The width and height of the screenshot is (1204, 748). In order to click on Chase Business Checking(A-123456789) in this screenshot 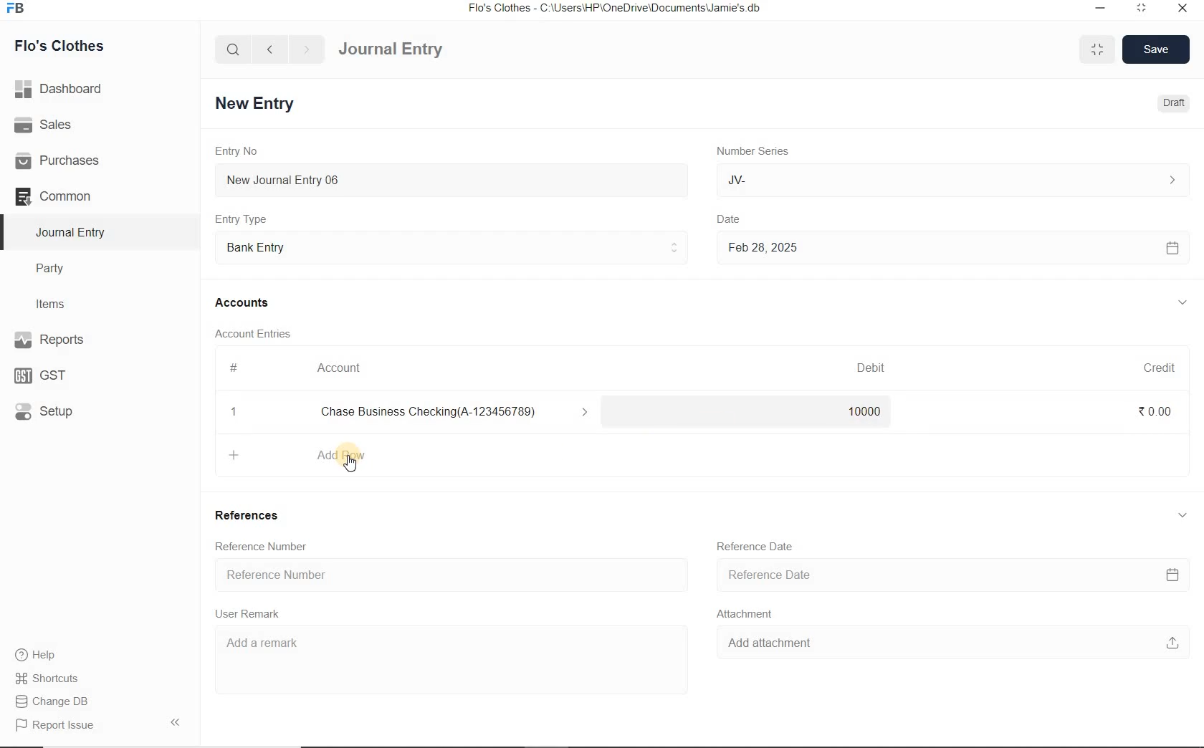, I will do `click(460, 413)`.